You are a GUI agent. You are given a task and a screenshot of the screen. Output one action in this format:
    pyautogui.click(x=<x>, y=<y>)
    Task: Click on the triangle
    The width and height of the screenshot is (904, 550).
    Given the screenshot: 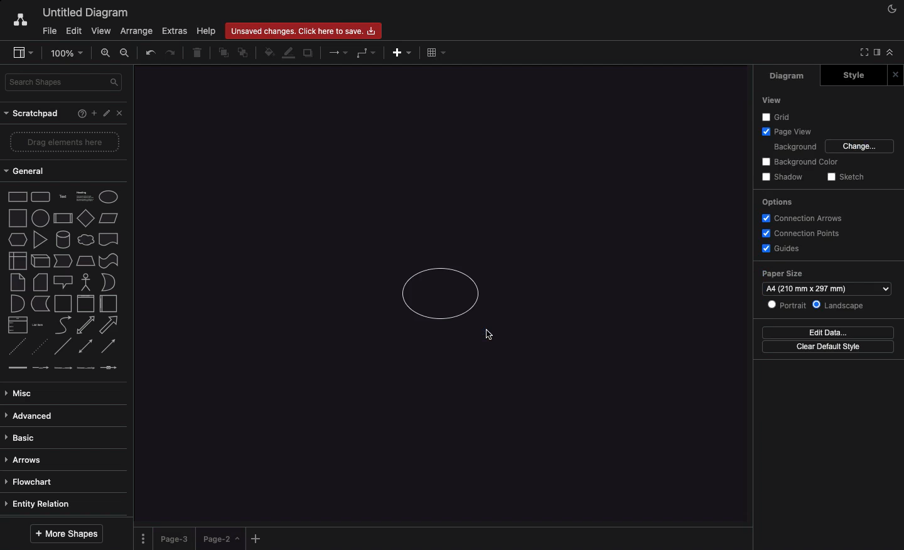 What is the action you would take?
    pyautogui.click(x=41, y=239)
    